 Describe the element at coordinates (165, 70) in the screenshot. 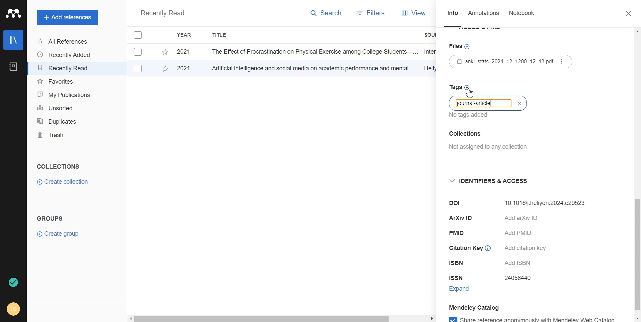

I see `Starred` at that location.